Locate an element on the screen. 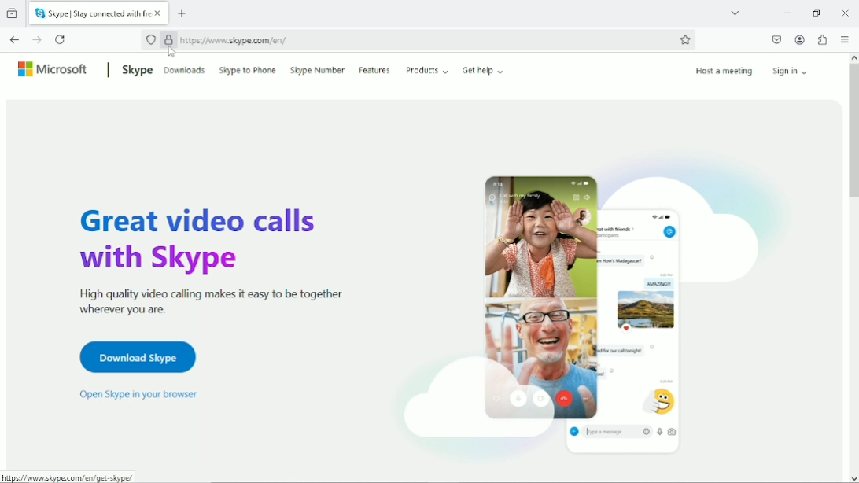 The image size is (859, 483). close tab is located at coordinates (160, 14).